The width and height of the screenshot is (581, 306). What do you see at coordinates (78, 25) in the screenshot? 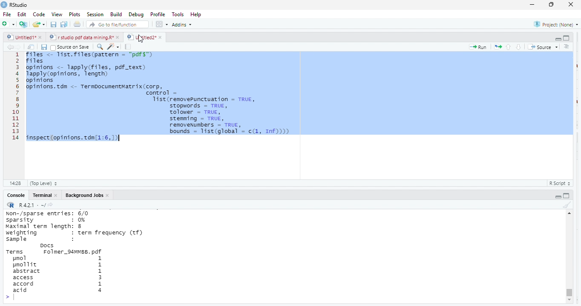
I see `print the current file` at bounding box center [78, 25].